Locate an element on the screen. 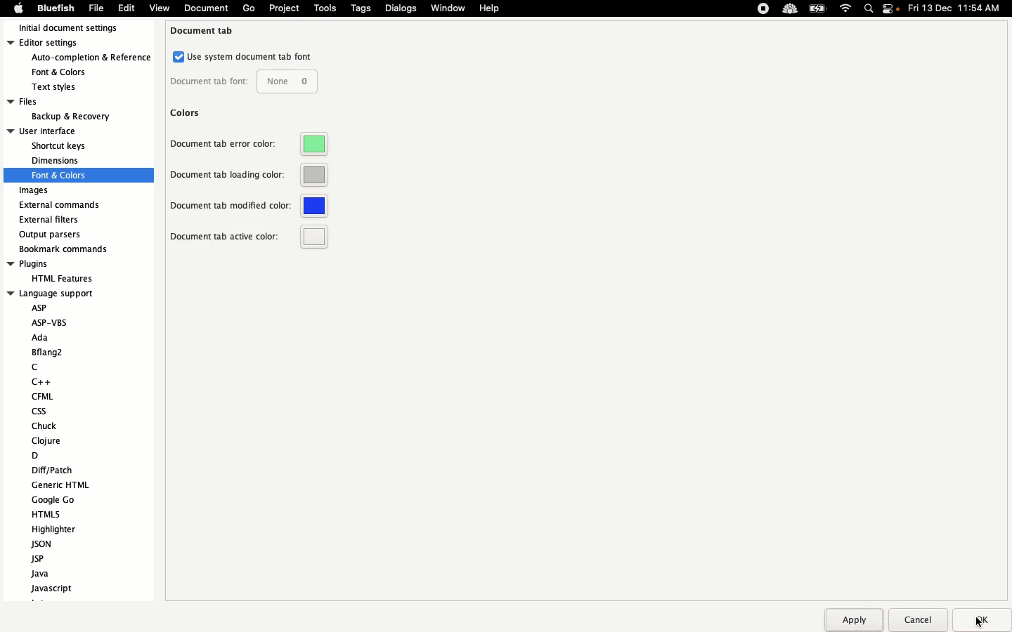  Edit is located at coordinates (126, 8).